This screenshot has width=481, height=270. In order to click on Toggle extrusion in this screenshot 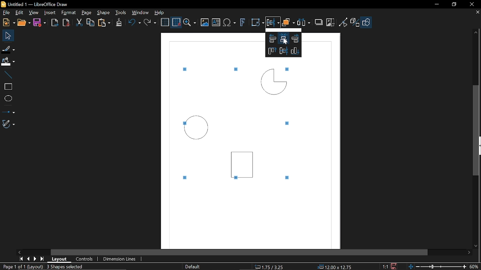, I will do `click(355, 22)`.